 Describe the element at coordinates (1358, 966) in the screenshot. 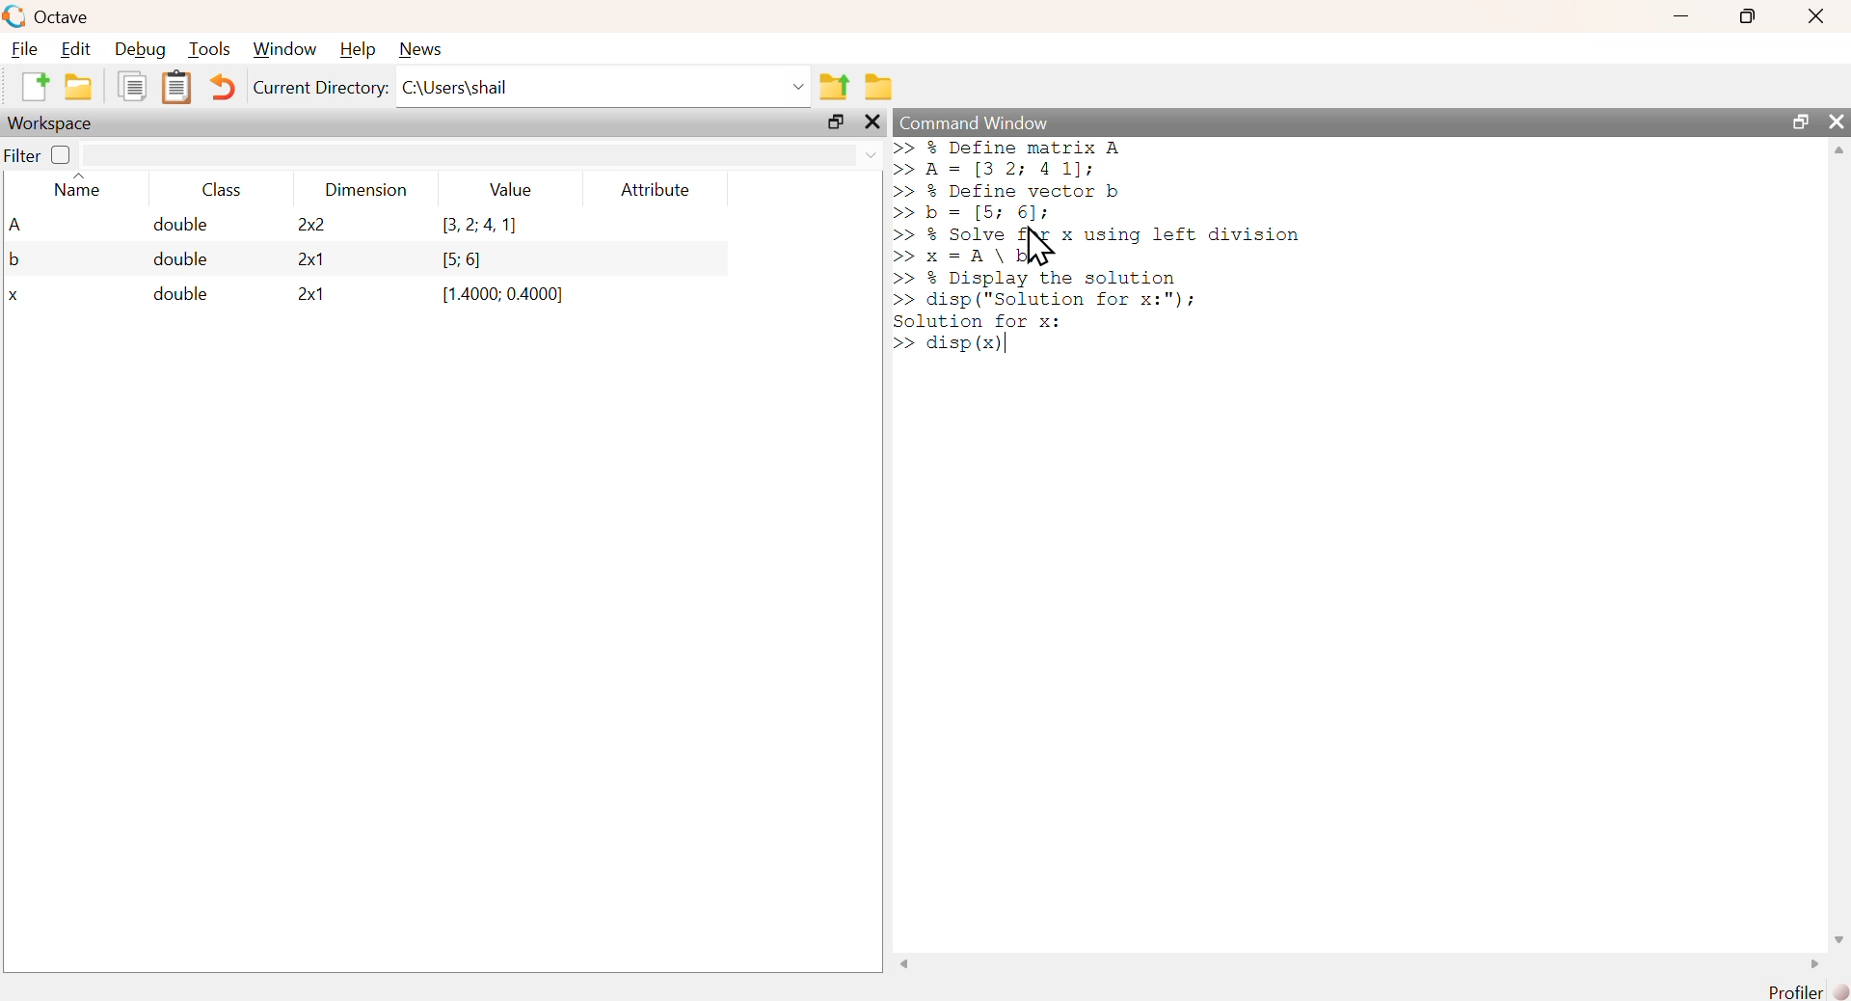

I see `scrollbar` at that location.